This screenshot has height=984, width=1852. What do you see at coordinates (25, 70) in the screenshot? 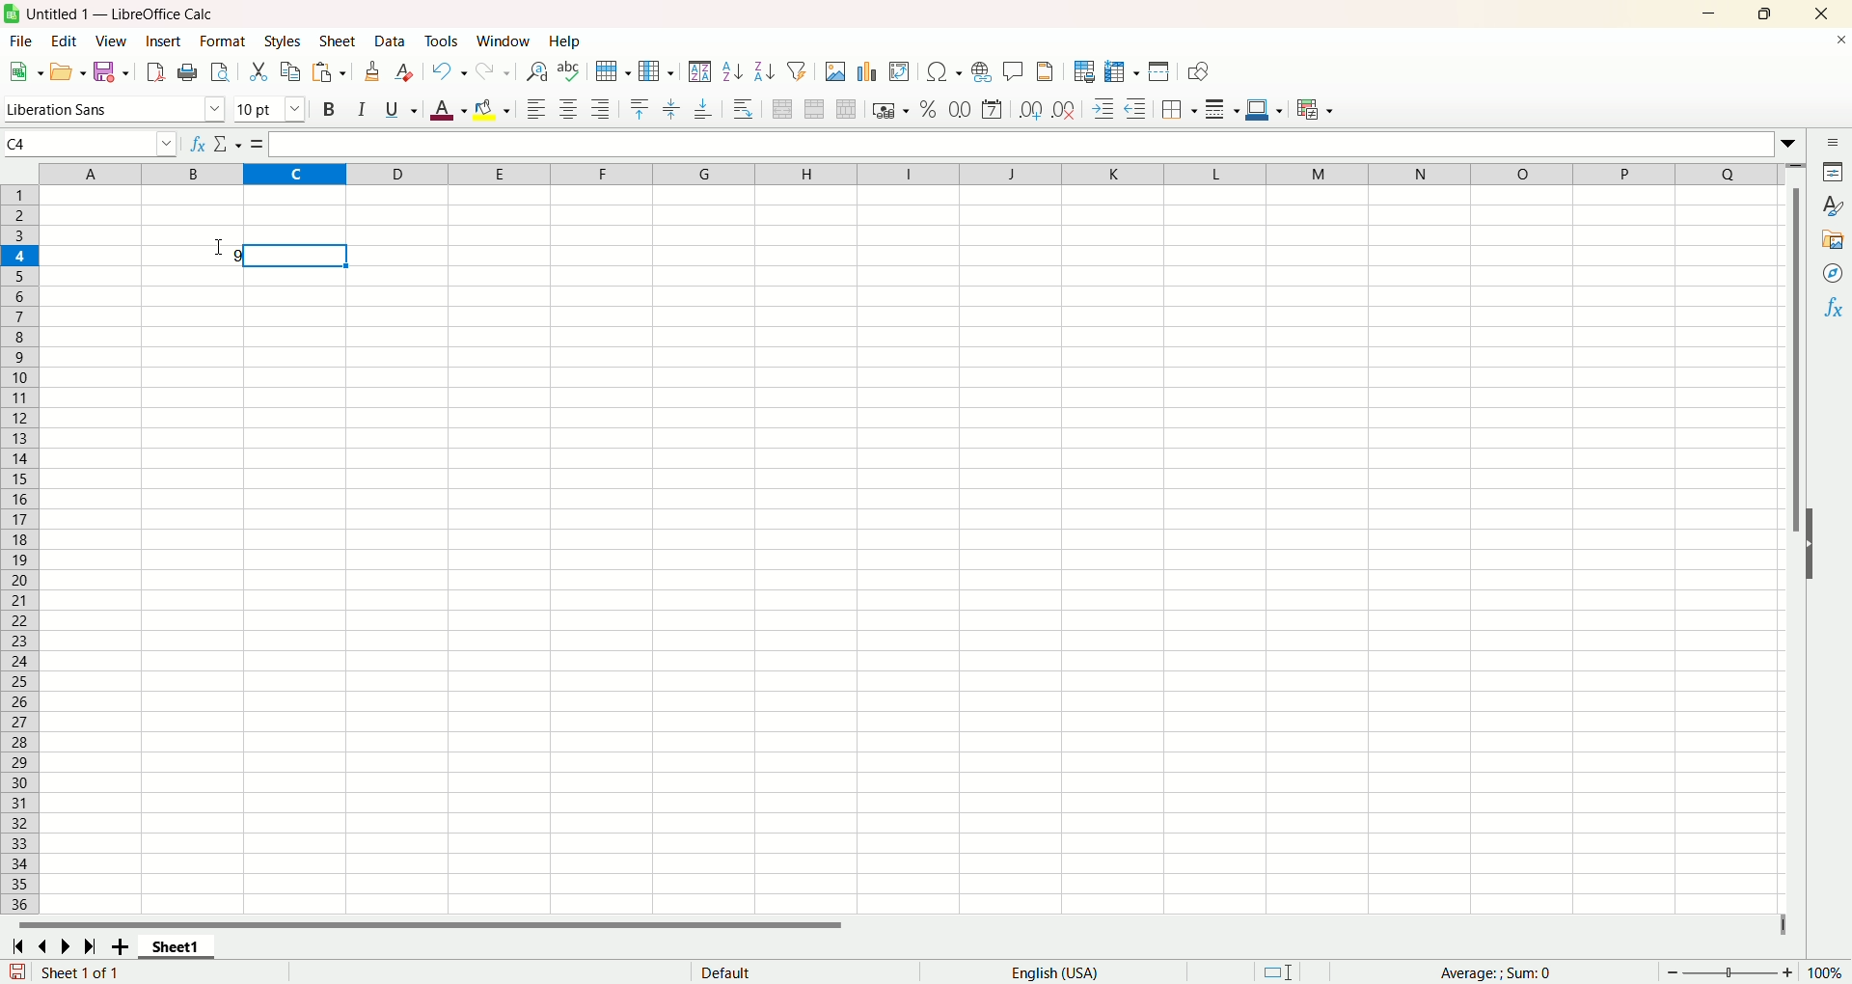
I see `New` at bounding box center [25, 70].